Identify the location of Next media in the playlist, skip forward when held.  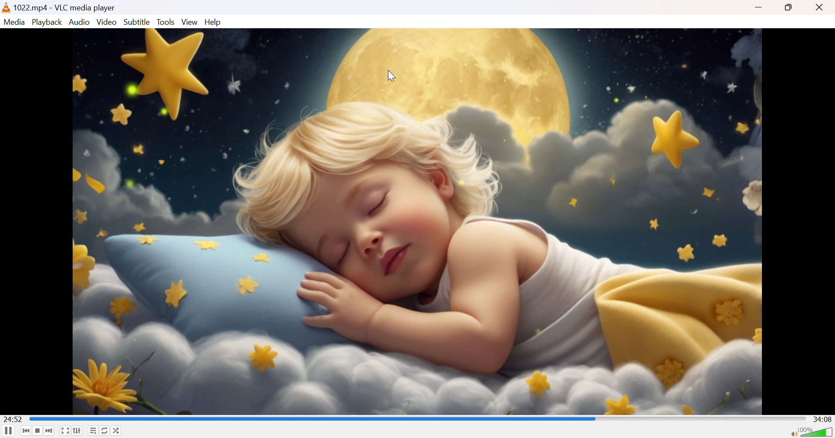
(50, 431).